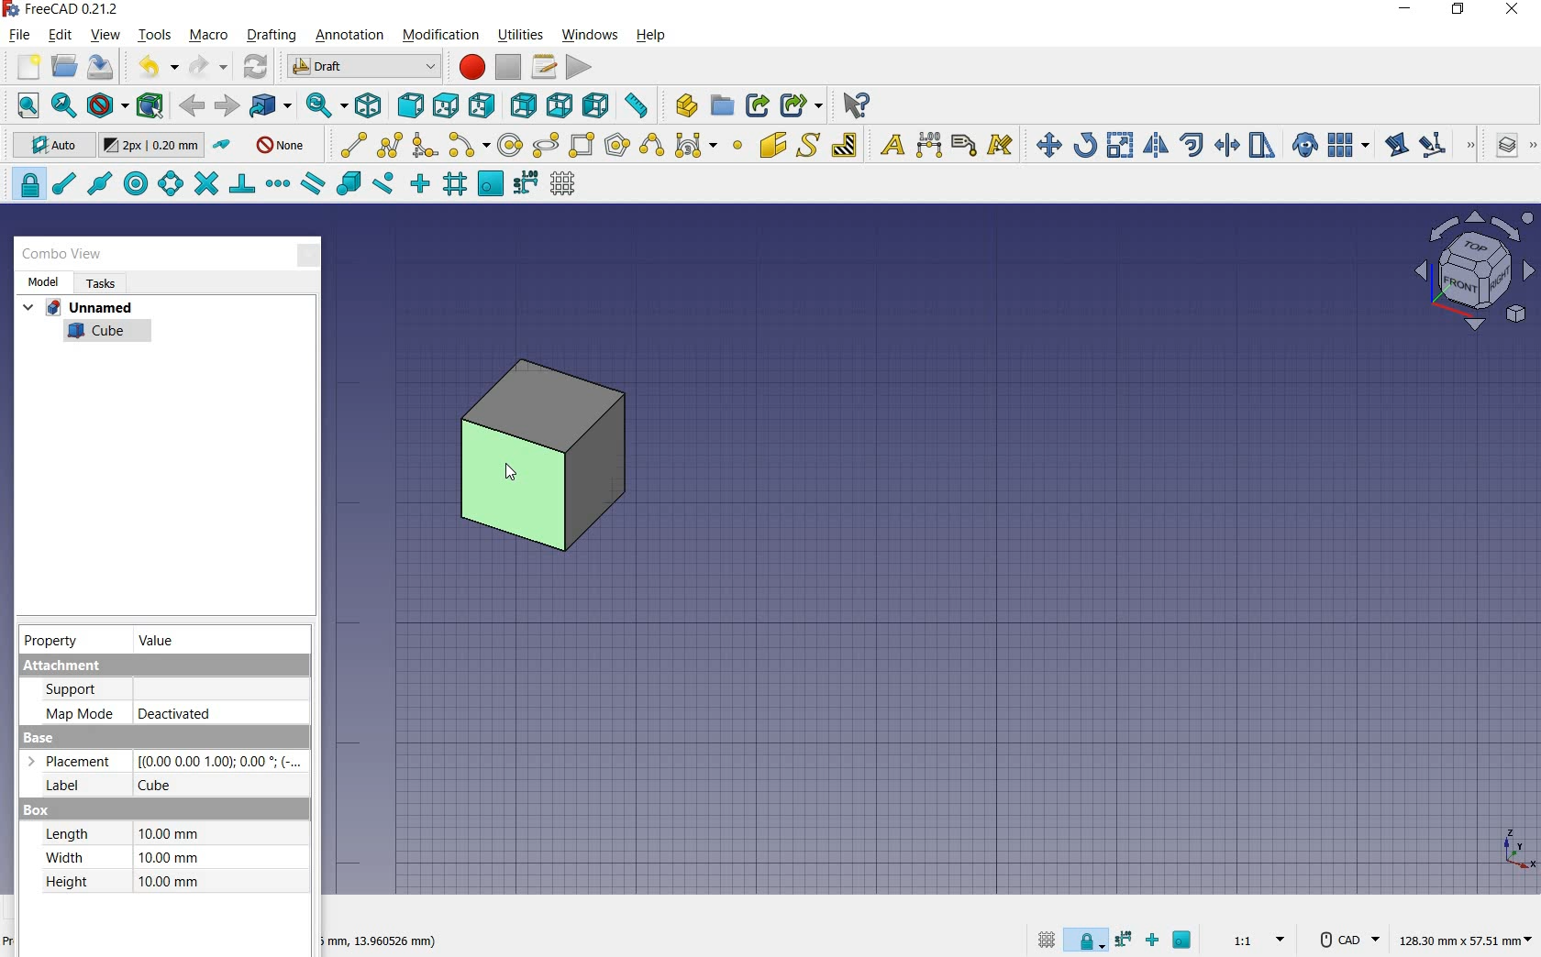 This screenshot has width=1541, height=957. What do you see at coordinates (845, 145) in the screenshot?
I see `hatch` at bounding box center [845, 145].